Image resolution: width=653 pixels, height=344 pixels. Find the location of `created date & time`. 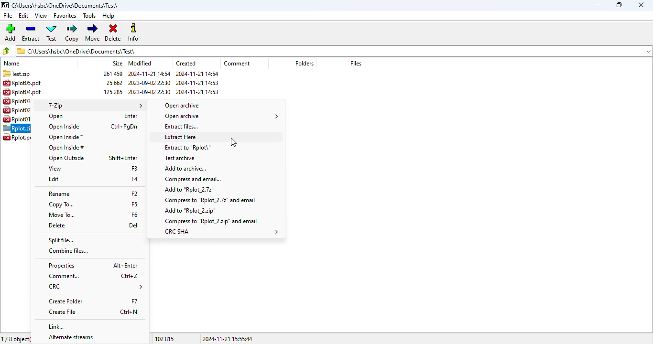

created date & time is located at coordinates (199, 84).